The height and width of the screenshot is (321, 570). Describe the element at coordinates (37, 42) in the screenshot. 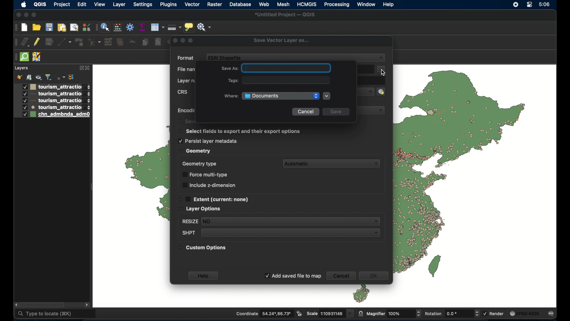

I see `toggle editing` at that location.